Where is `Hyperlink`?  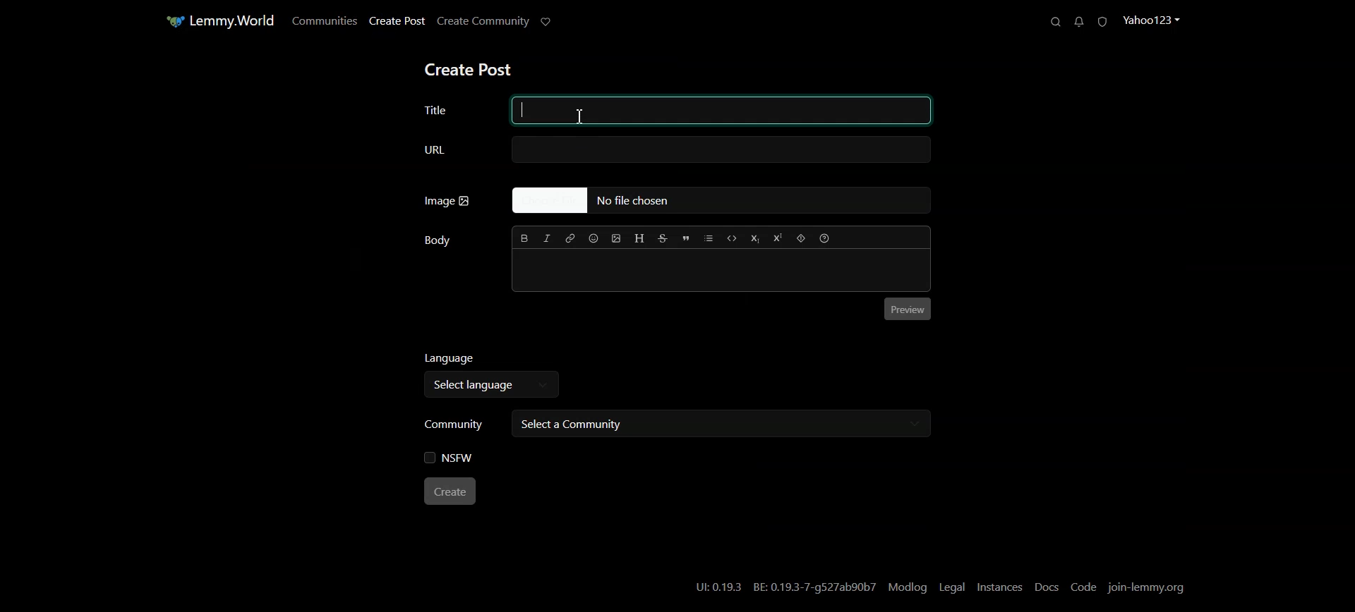 Hyperlink is located at coordinates (572, 238).